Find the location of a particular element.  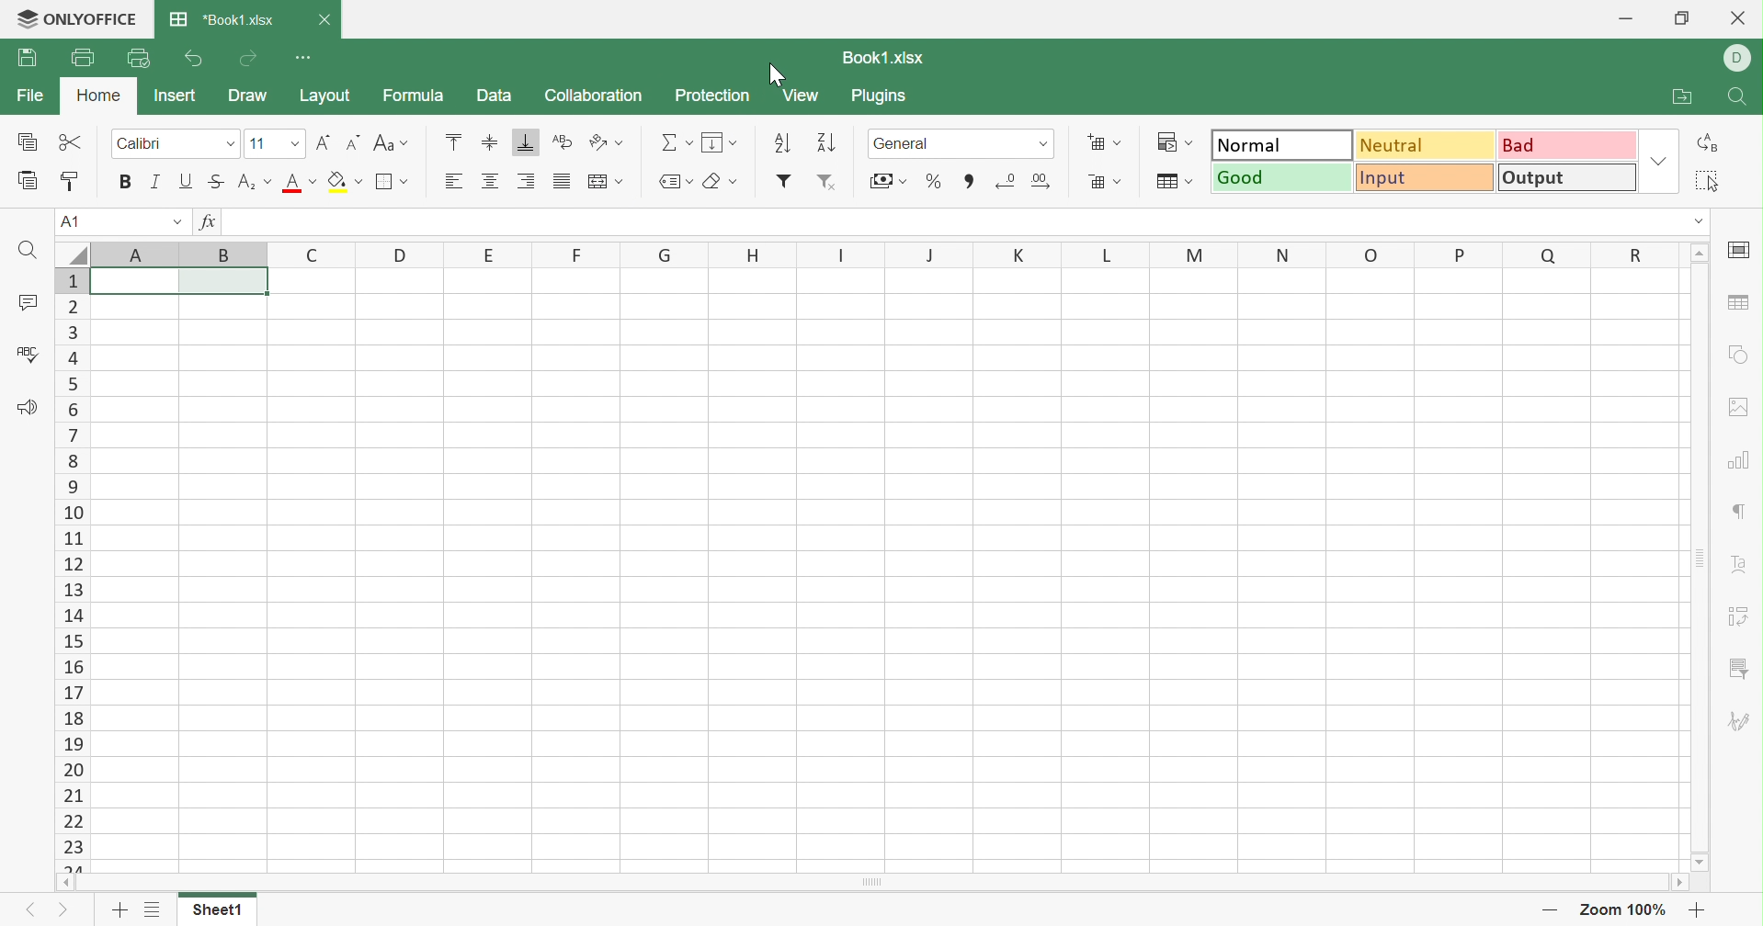

Restore Down is located at coordinates (1687, 18).